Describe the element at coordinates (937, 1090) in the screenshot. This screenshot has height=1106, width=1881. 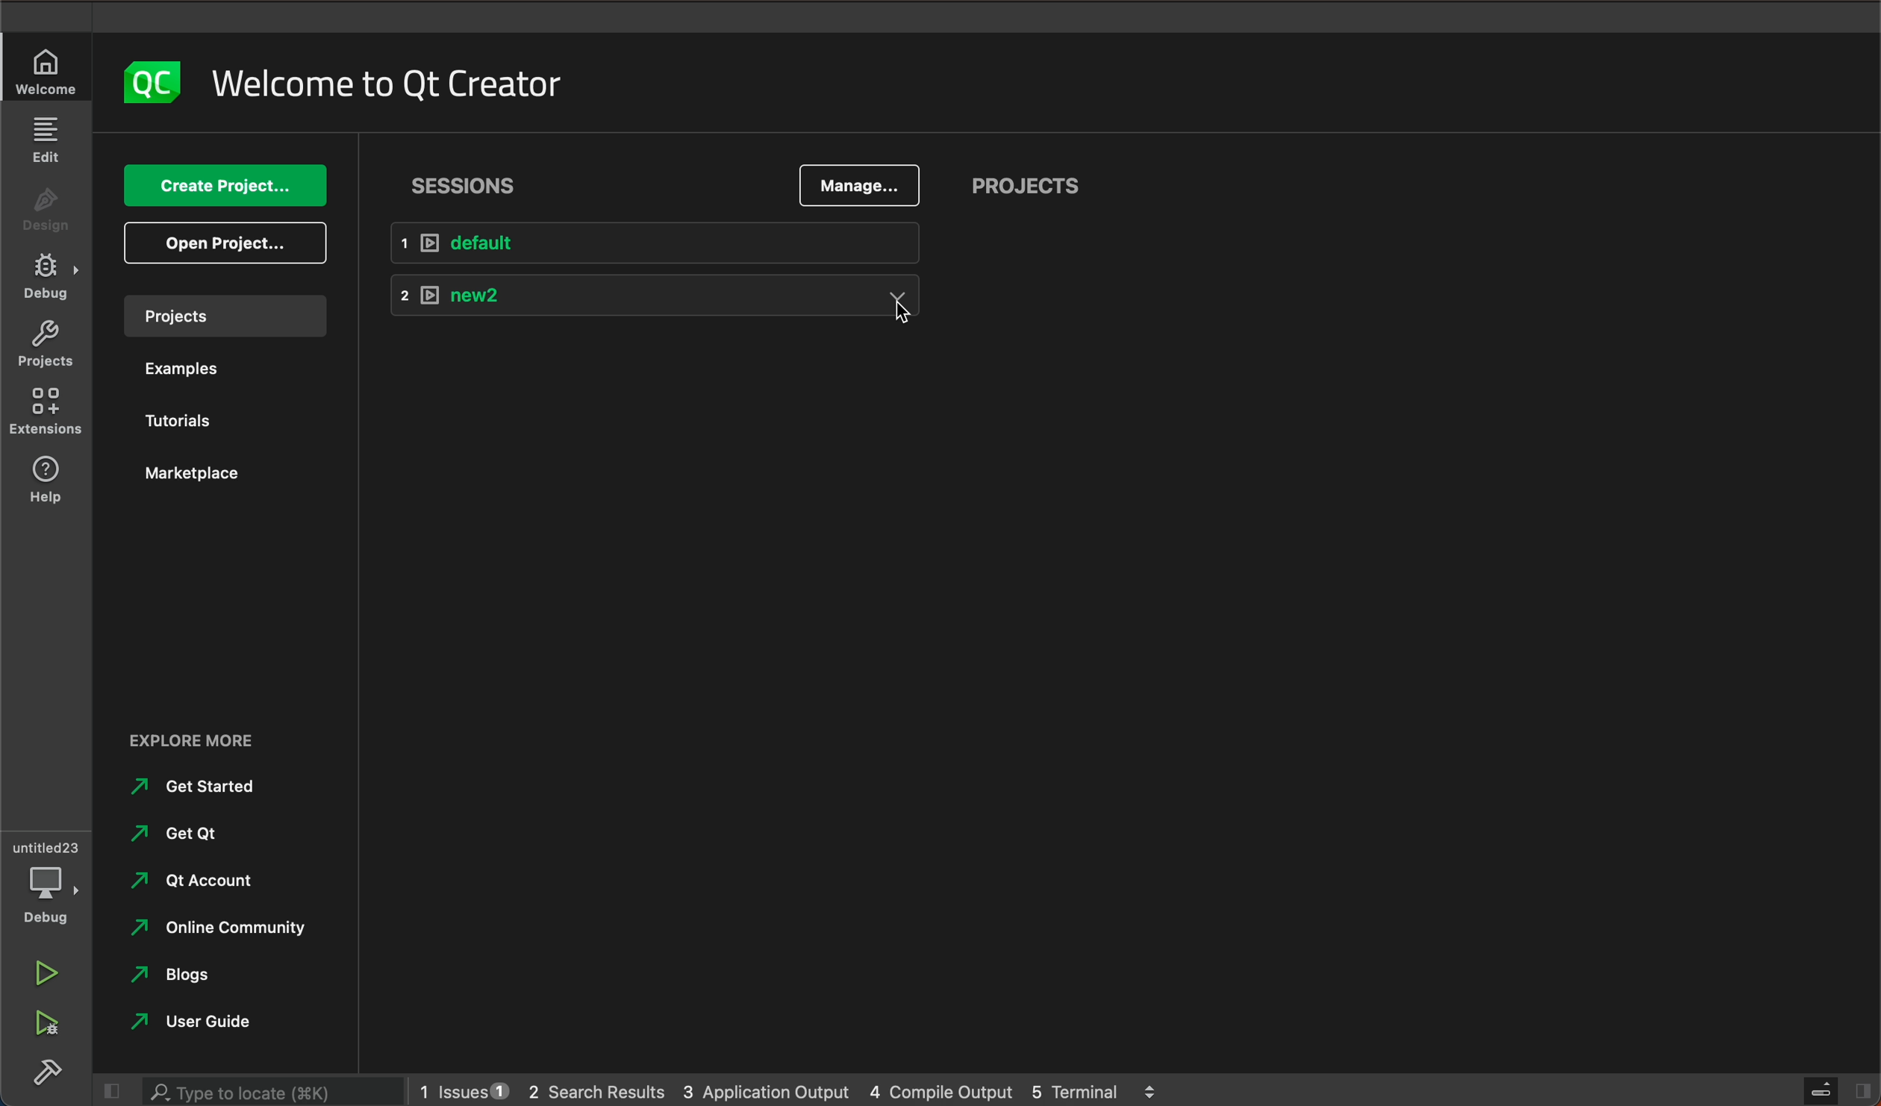
I see `compile output` at that location.